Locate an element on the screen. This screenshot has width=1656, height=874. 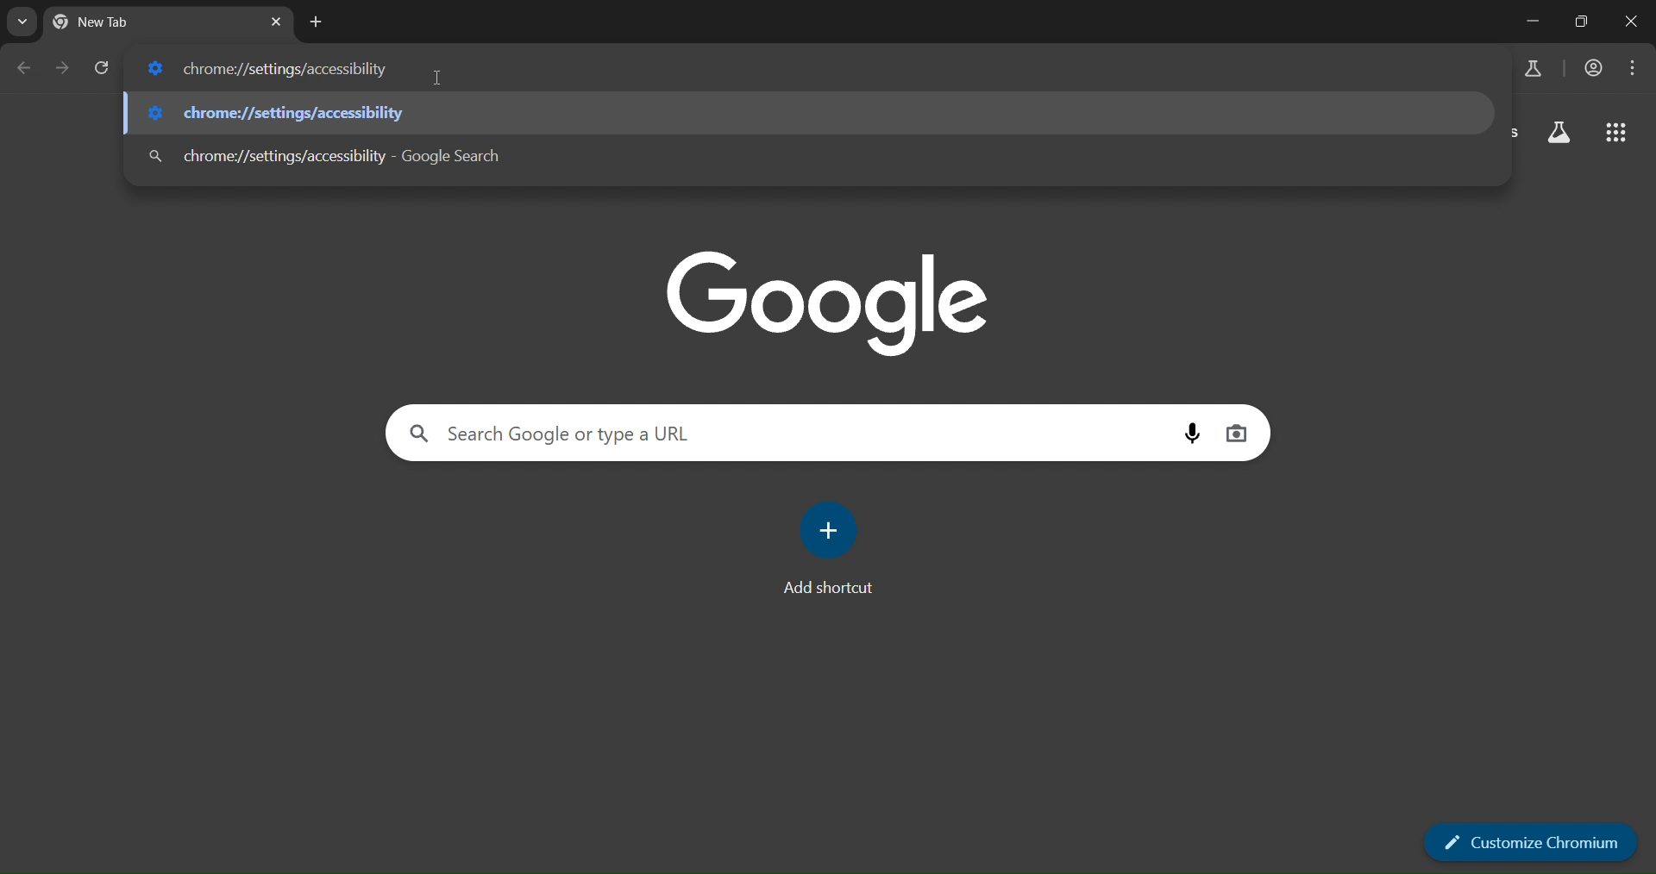
reload page is located at coordinates (101, 66).